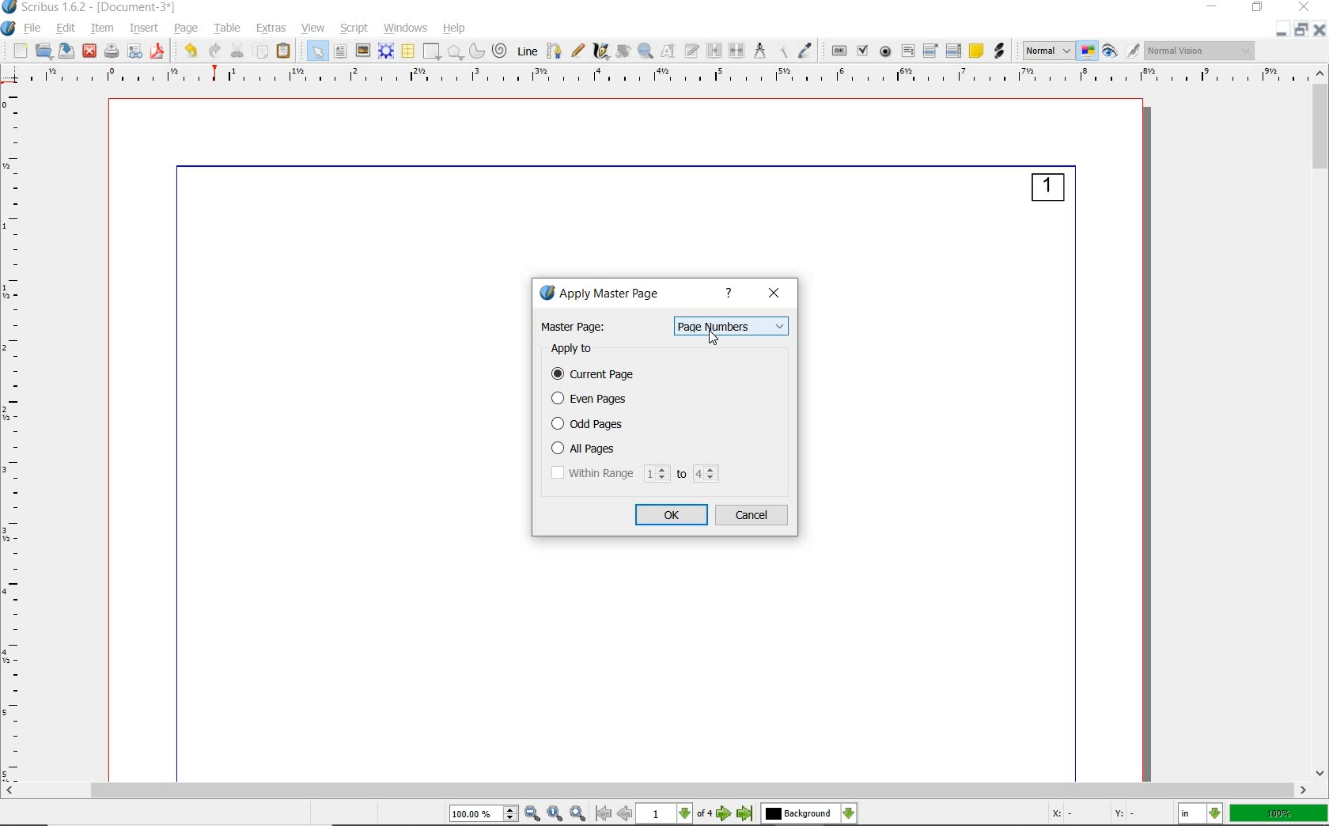 The image size is (1329, 826). What do you see at coordinates (144, 29) in the screenshot?
I see `insert` at bounding box center [144, 29].